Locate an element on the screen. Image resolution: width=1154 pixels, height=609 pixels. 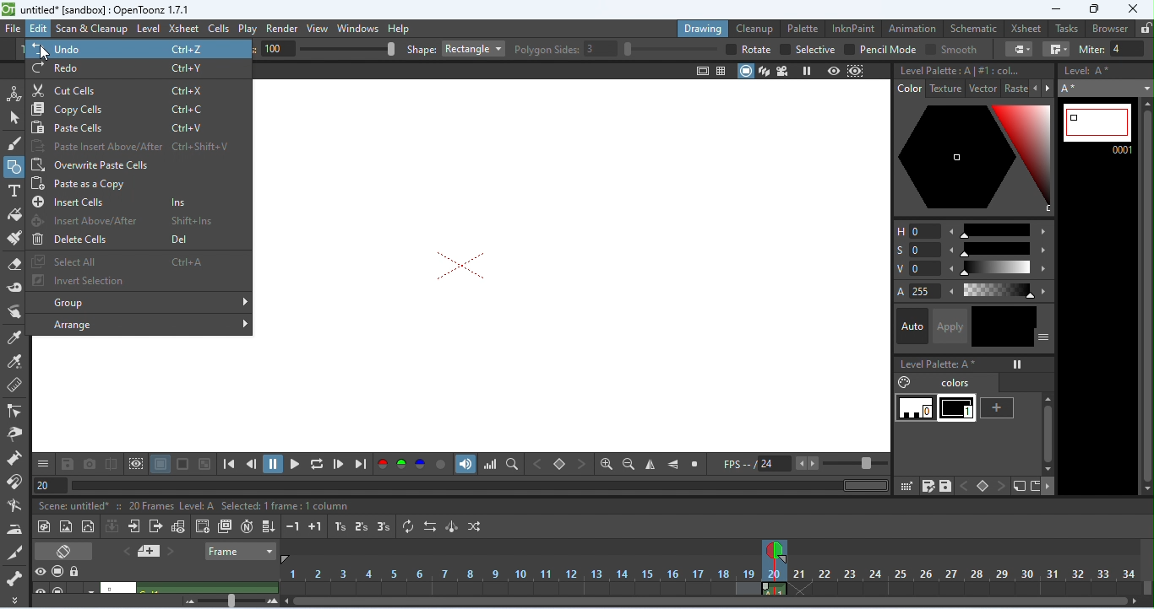
tasks is located at coordinates (1068, 30).